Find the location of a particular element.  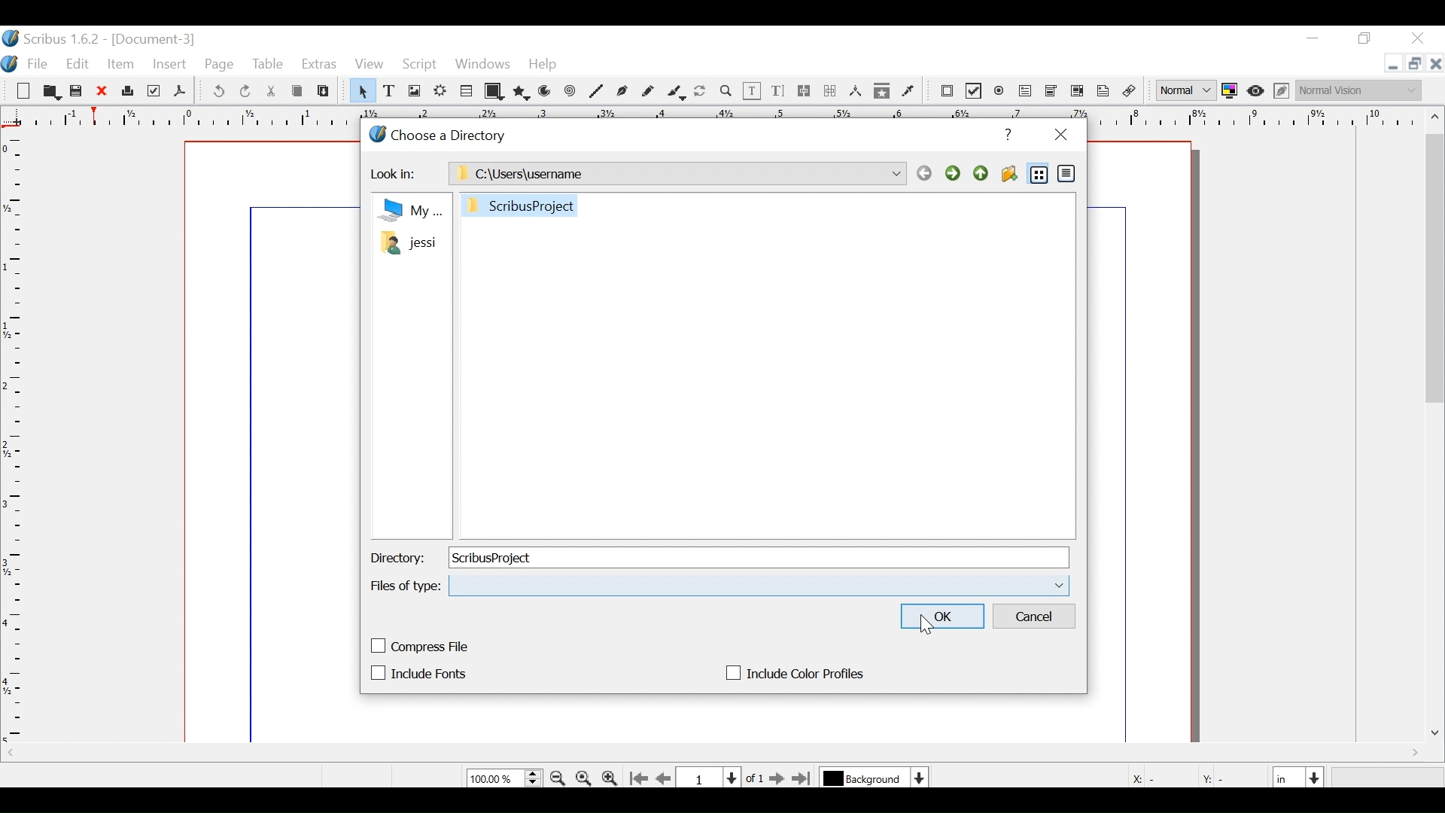

Zoom in / out is located at coordinates (726, 90).